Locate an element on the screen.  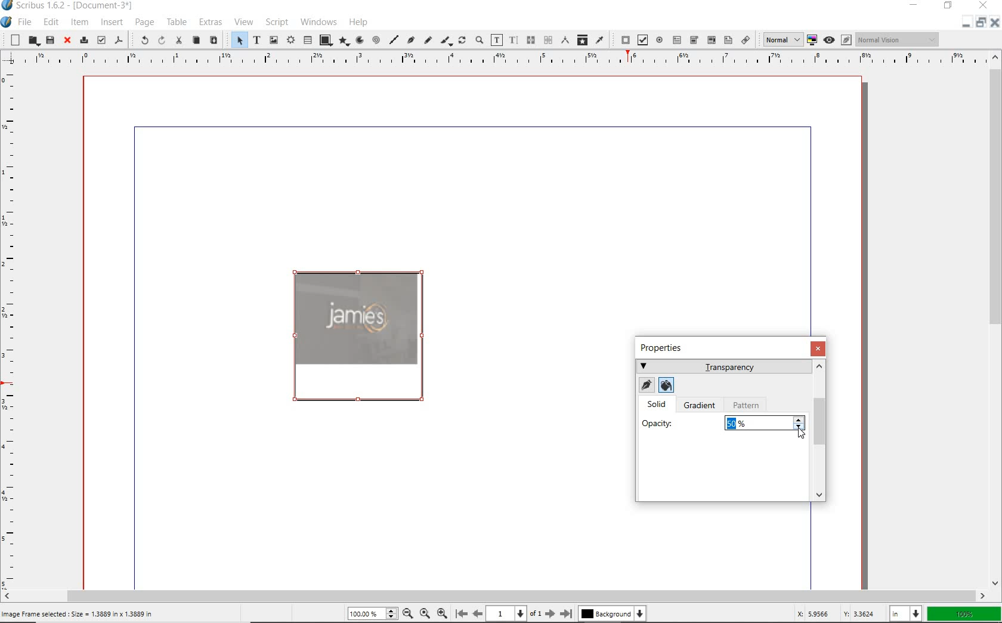
PATTERN is located at coordinates (749, 405).